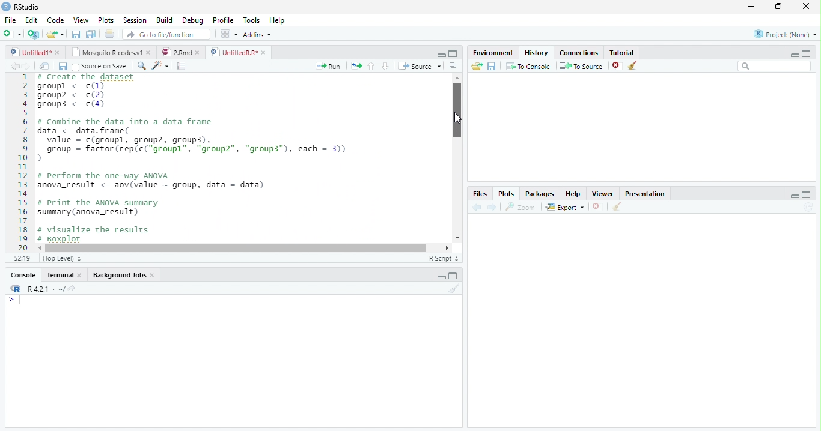  Describe the element at coordinates (77, 35) in the screenshot. I see `Save` at that location.